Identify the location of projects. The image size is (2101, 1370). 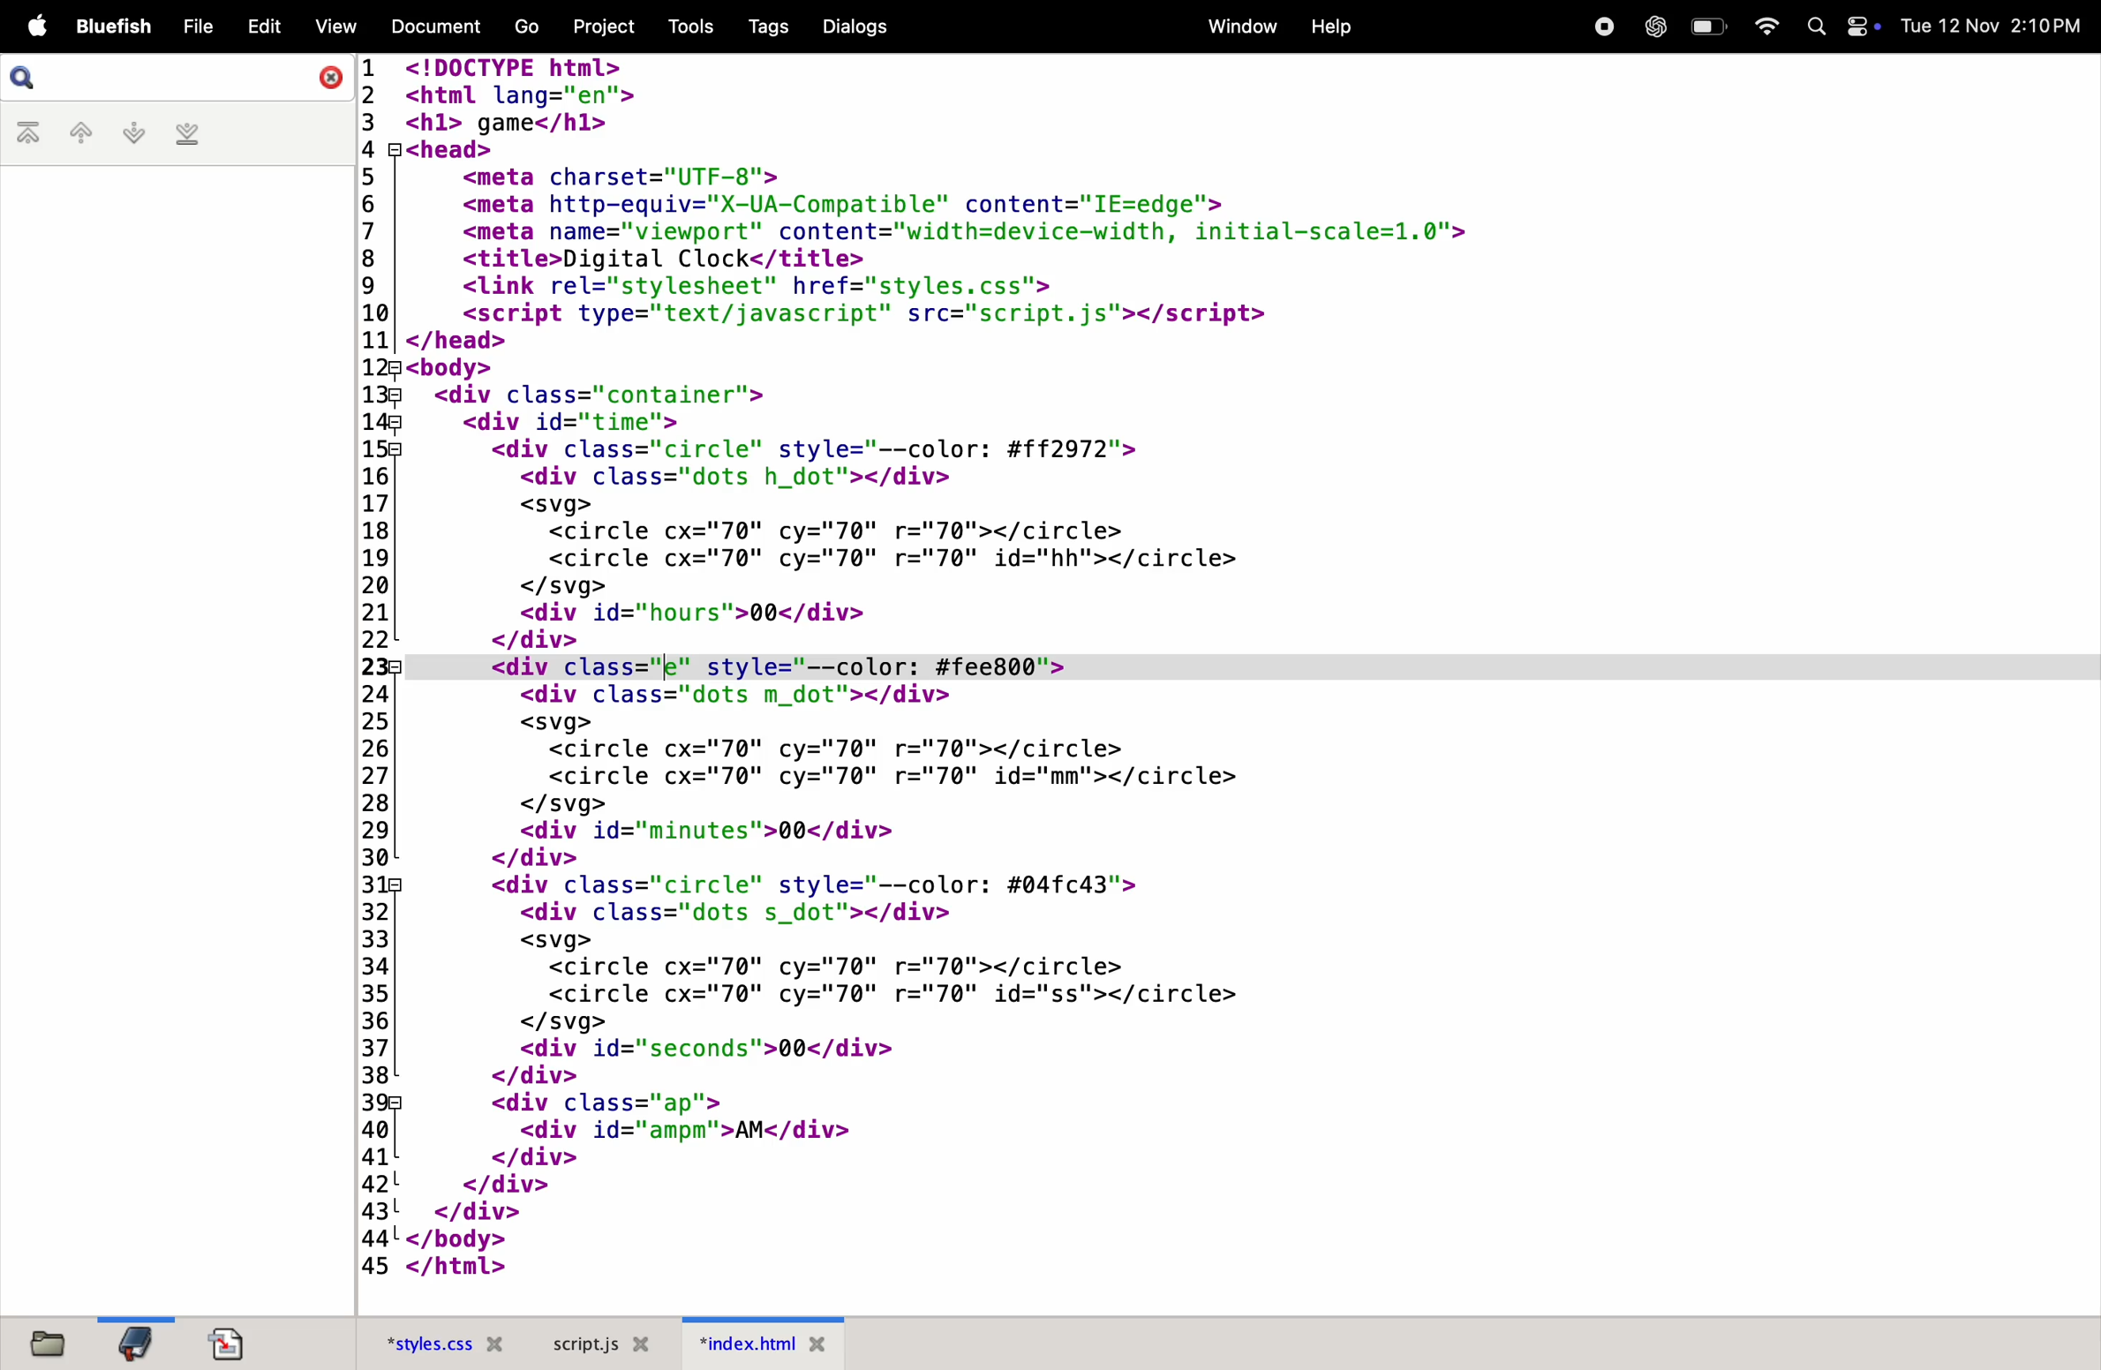
(598, 26).